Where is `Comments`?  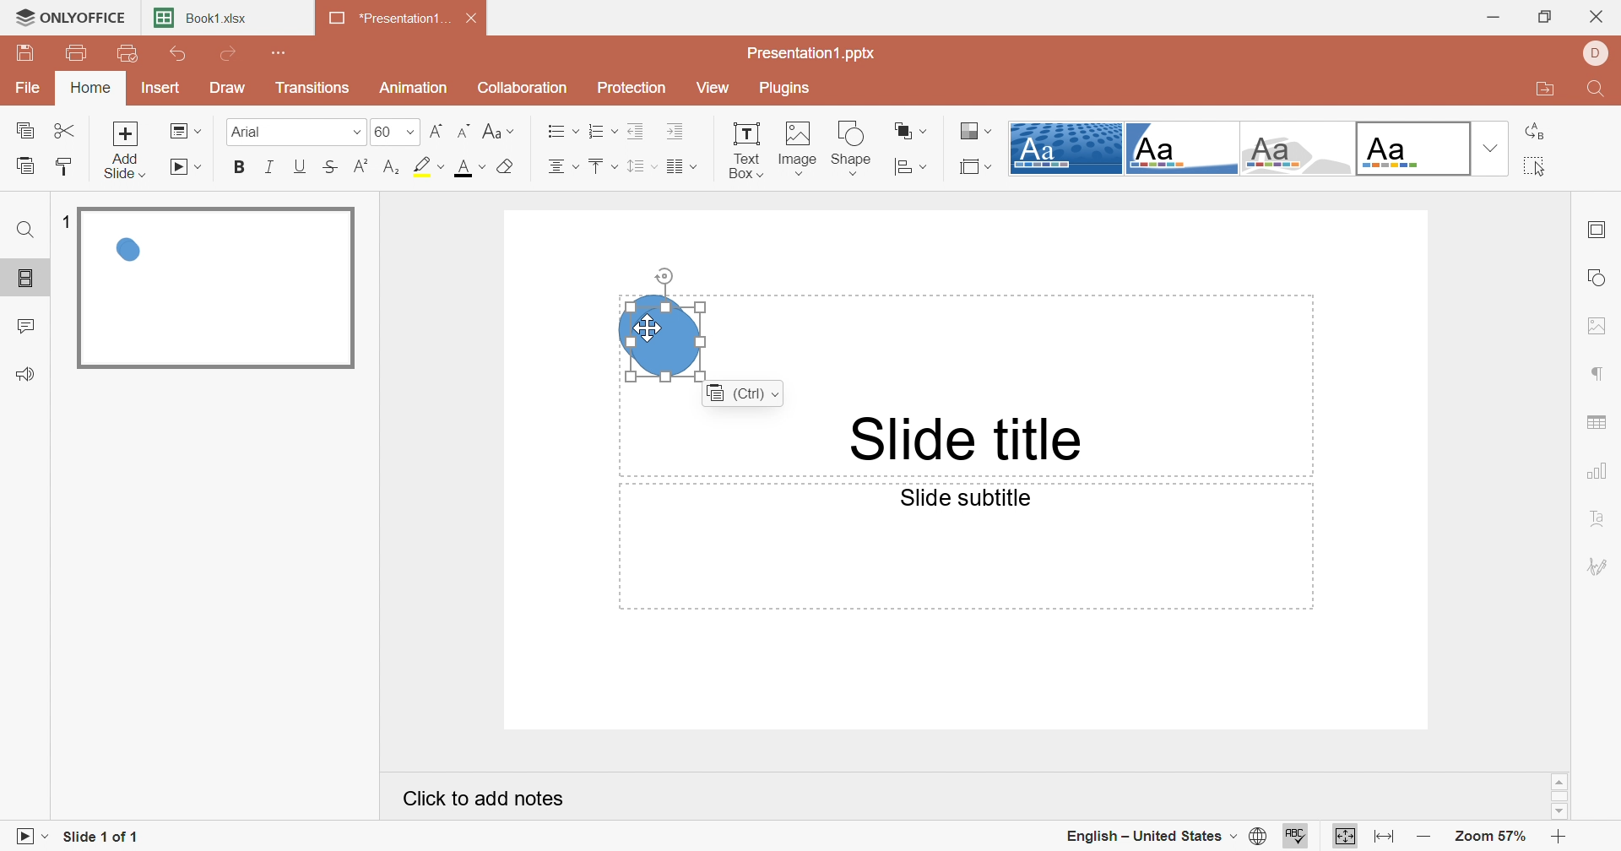
Comments is located at coordinates (26, 328).